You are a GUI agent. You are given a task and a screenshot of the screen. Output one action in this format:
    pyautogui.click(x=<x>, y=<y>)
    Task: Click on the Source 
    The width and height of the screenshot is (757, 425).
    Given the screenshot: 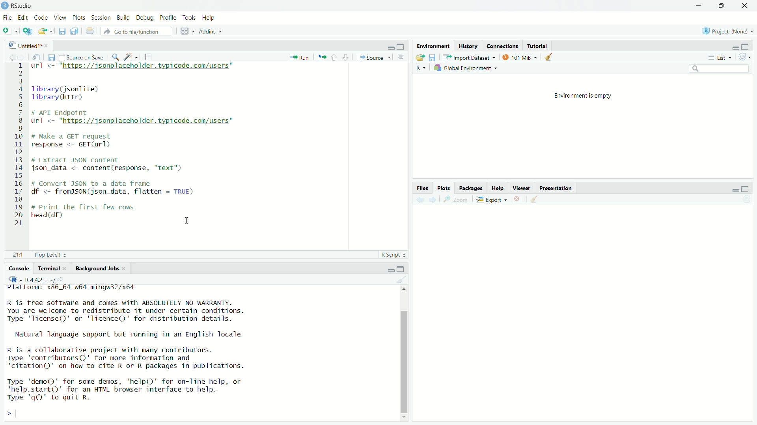 What is the action you would take?
    pyautogui.click(x=374, y=57)
    